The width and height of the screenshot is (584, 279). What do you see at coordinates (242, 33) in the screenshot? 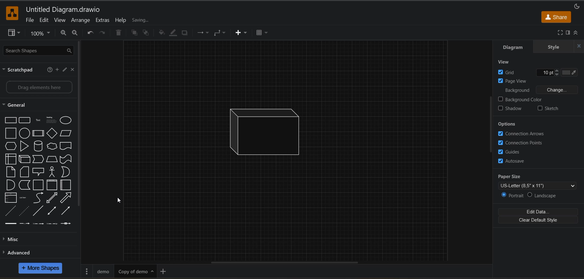
I see `insert` at bounding box center [242, 33].